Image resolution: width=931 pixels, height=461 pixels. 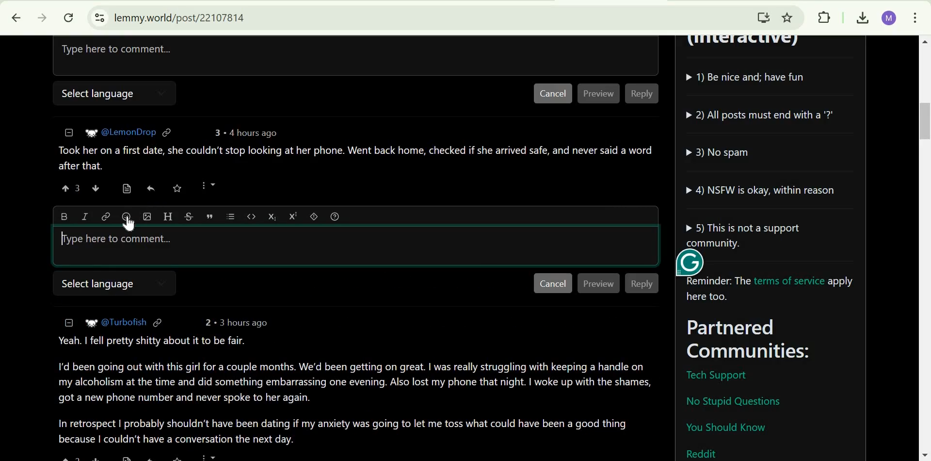 What do you see at coordinates (335, 216) in the screenshot?
I see `Formatting help` at bounding box center [335, 216].